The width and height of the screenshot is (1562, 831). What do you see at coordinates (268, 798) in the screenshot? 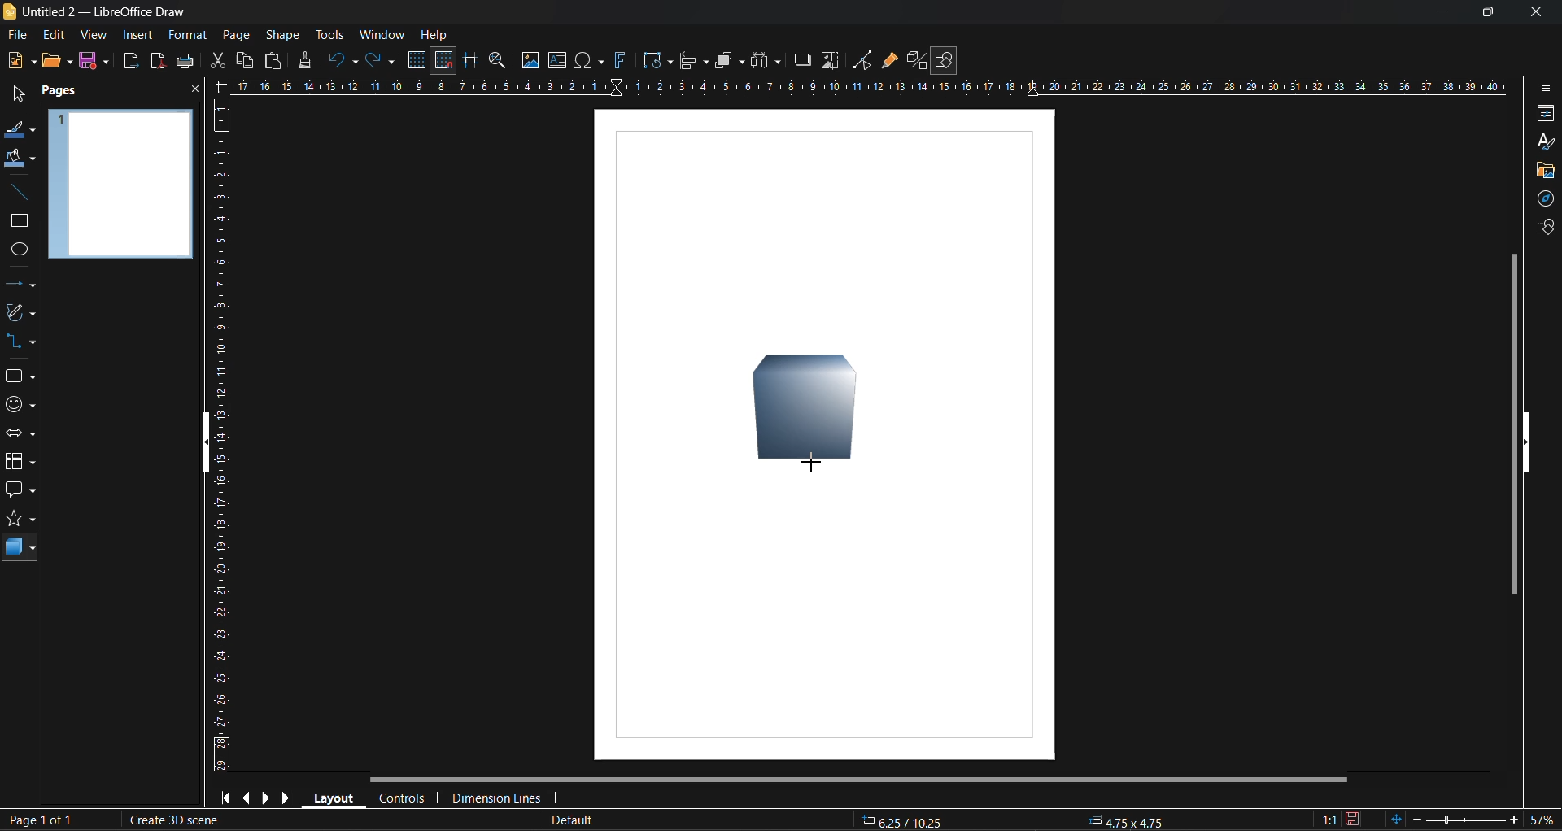
I see `next` at bounding box center [268, 798].